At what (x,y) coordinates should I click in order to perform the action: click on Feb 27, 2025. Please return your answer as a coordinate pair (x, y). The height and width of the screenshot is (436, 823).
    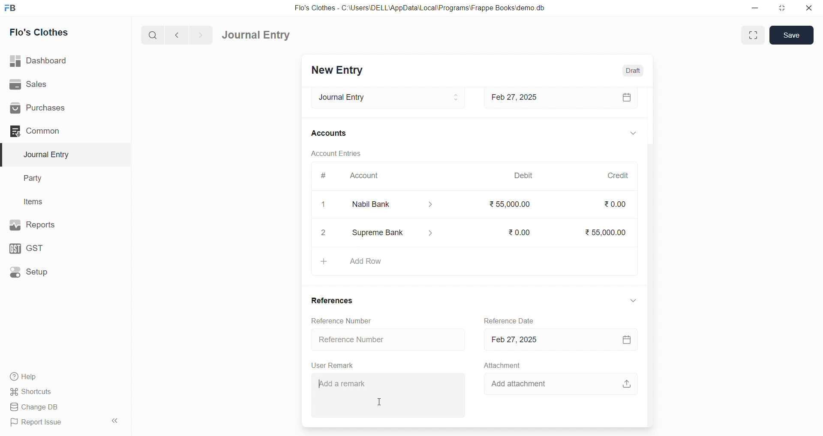
    Looking at the image, I should click on (562, 99).